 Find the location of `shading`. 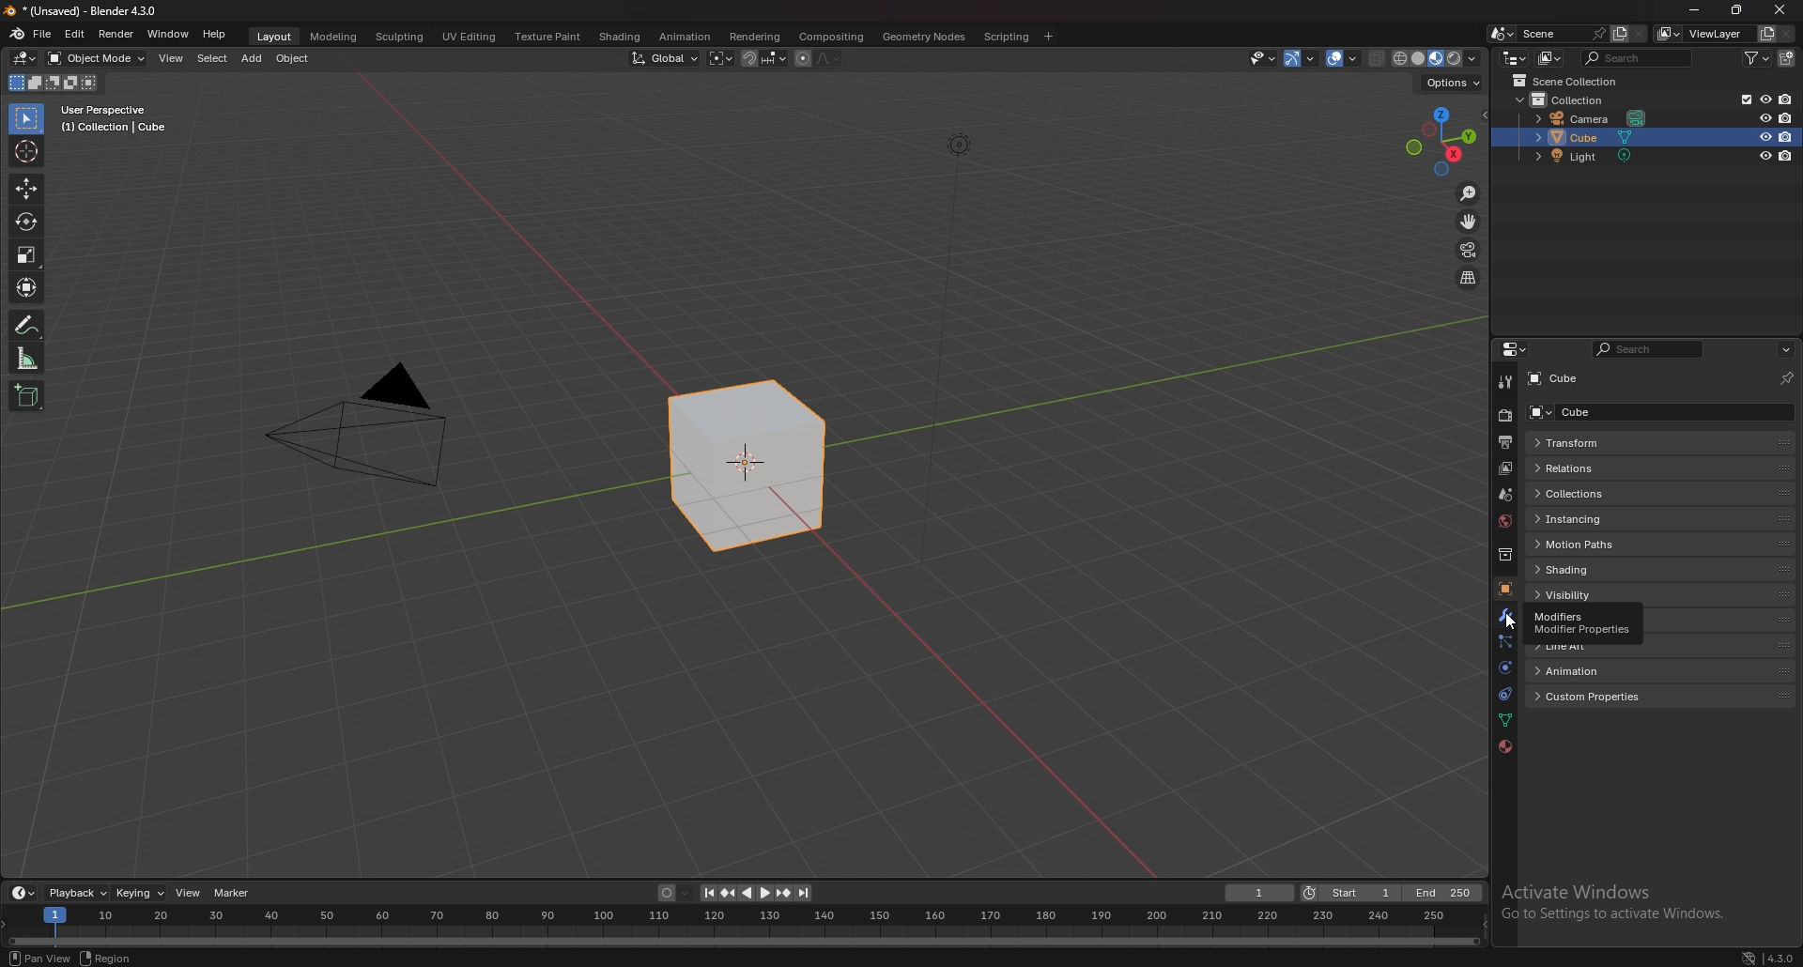

shading is located at coordinates (623, 36).